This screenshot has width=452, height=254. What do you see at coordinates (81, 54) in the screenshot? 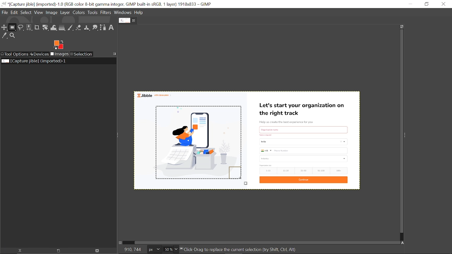
I see `Selection` at bounding box center [81, 54].